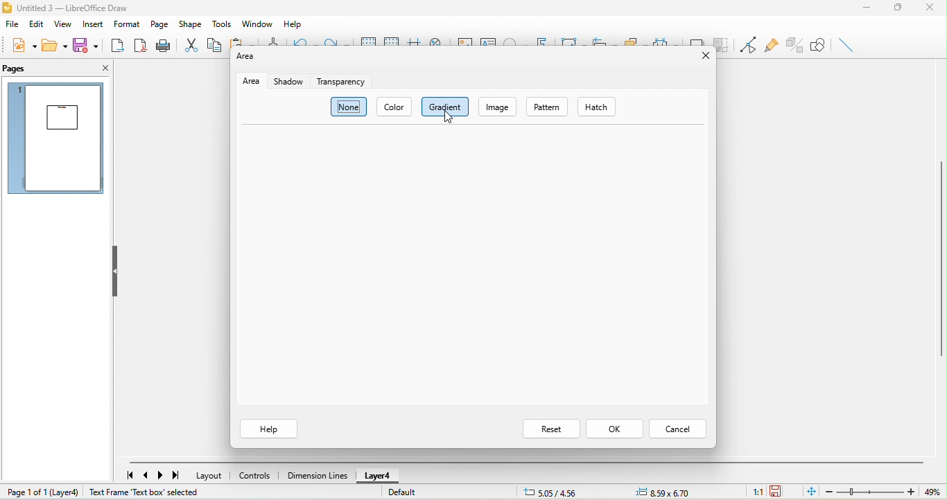  I want to click on previous page, so click(148, 476).